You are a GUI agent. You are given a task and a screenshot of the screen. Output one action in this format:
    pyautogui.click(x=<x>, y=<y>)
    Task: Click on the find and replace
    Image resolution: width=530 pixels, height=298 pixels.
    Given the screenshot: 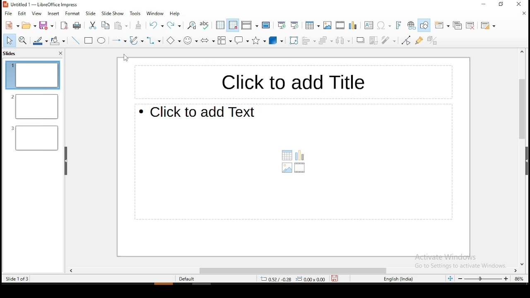 What is the action you would take?
    pyautogui.click(x=192, y=26)
    